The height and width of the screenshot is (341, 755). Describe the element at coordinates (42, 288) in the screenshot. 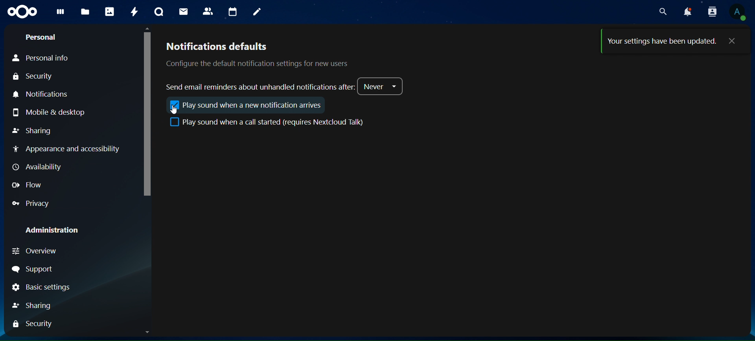

I see `Basic settings` at that location.